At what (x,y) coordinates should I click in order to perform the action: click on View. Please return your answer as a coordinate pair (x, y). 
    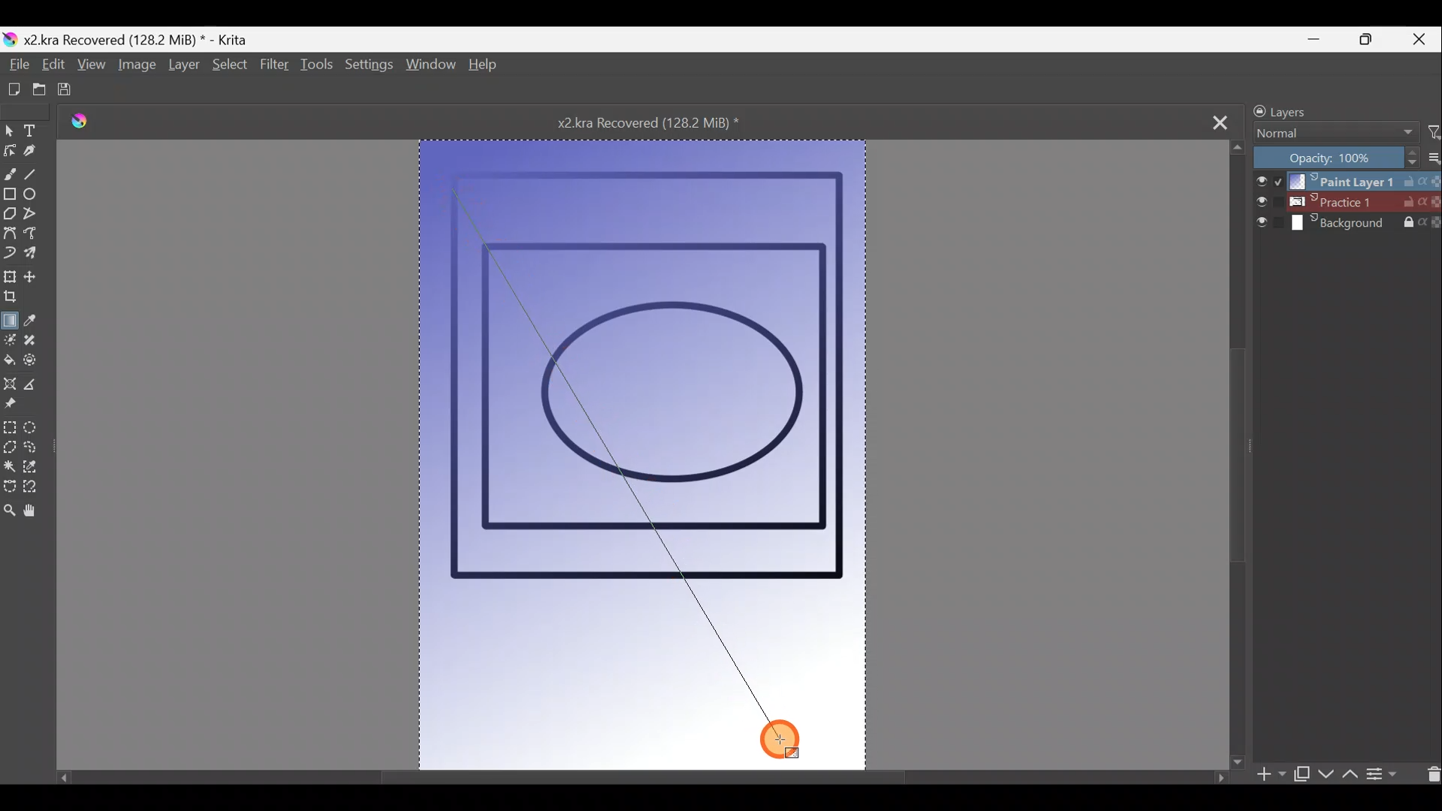
    Looking at the image, I should click on (92, 68).